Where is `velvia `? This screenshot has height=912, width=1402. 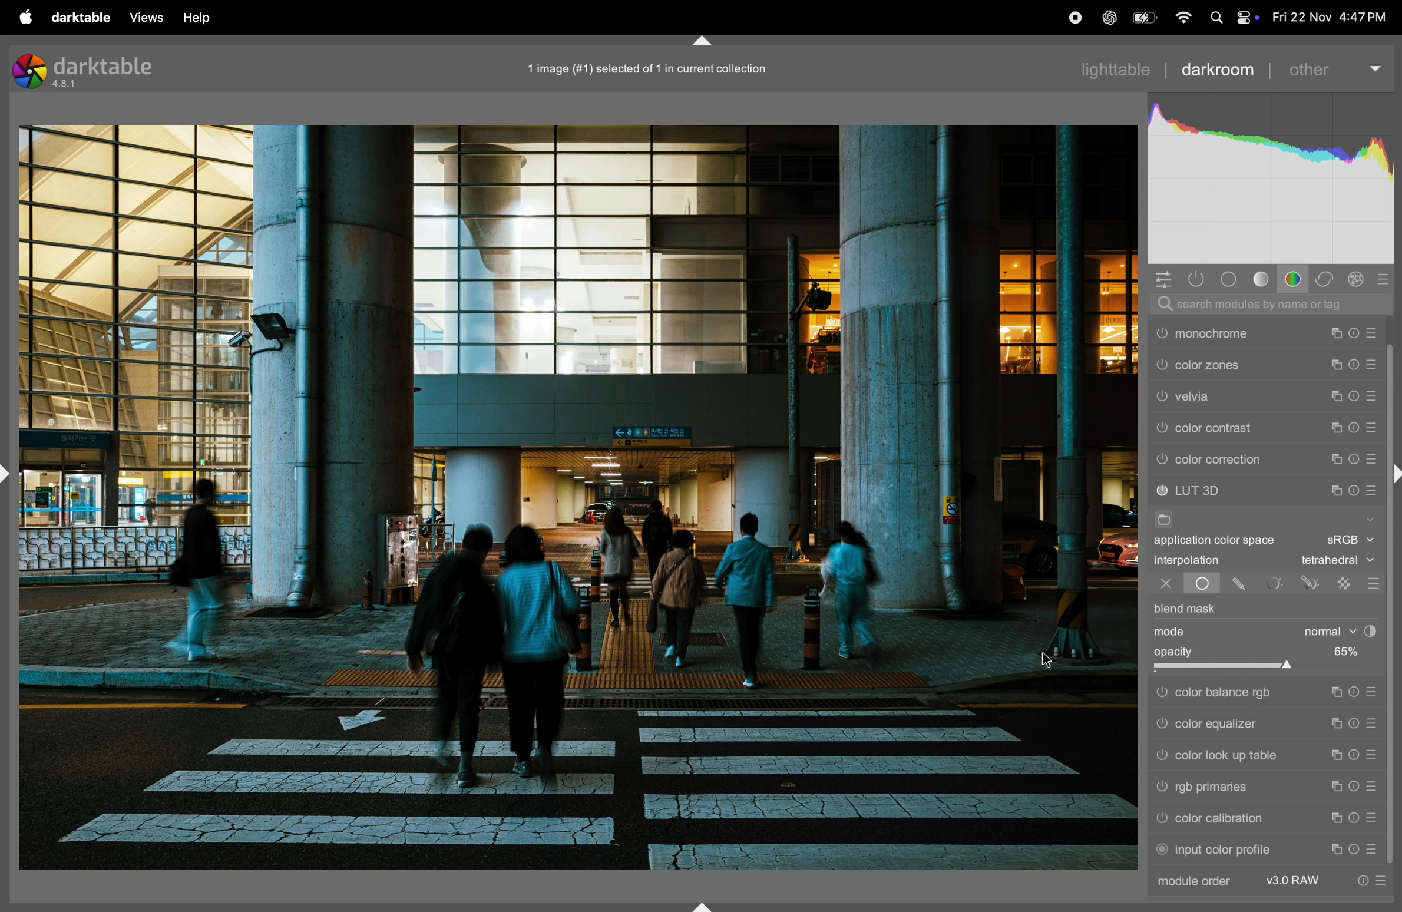 velvia  is located at coordinates (1248, 424).